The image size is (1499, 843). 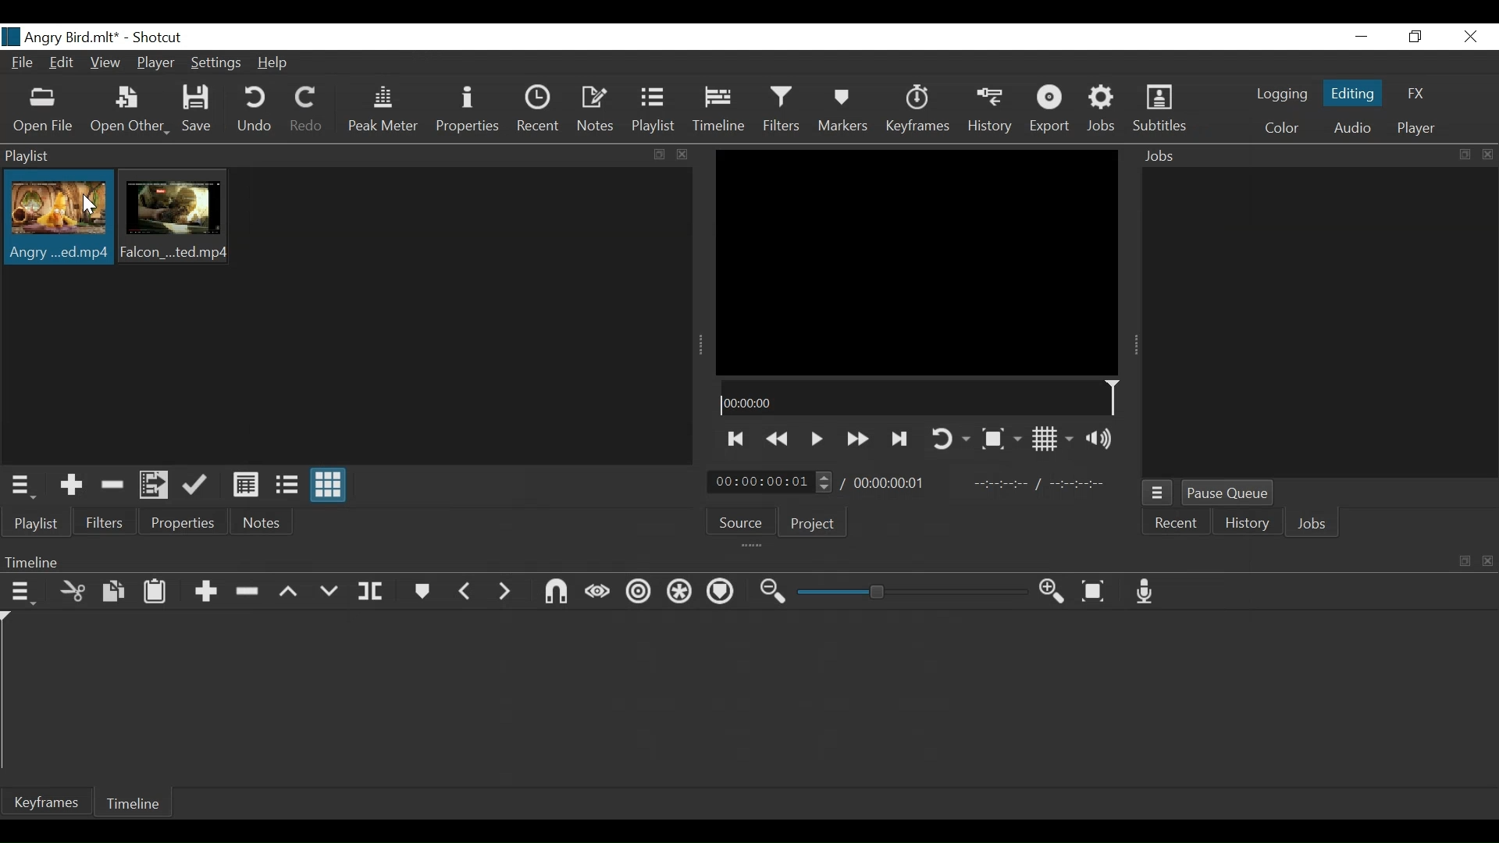 I want to click on Recent, so click(x=1175, y=525).